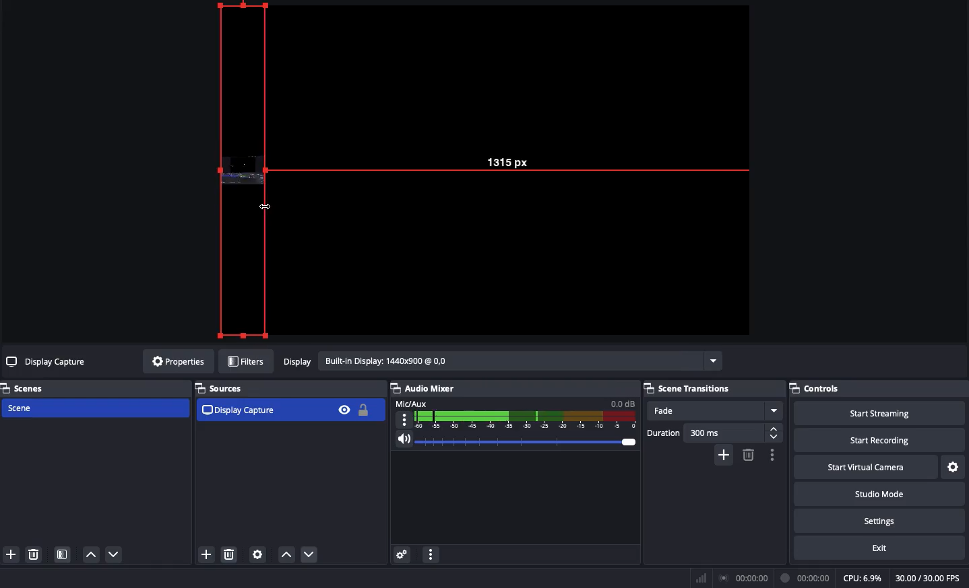 This screenshot has height=588, width=969. What do you see at coordinates (257, 555) in the screenshot?
I see `Source properties` at bounding box center [257, 555].